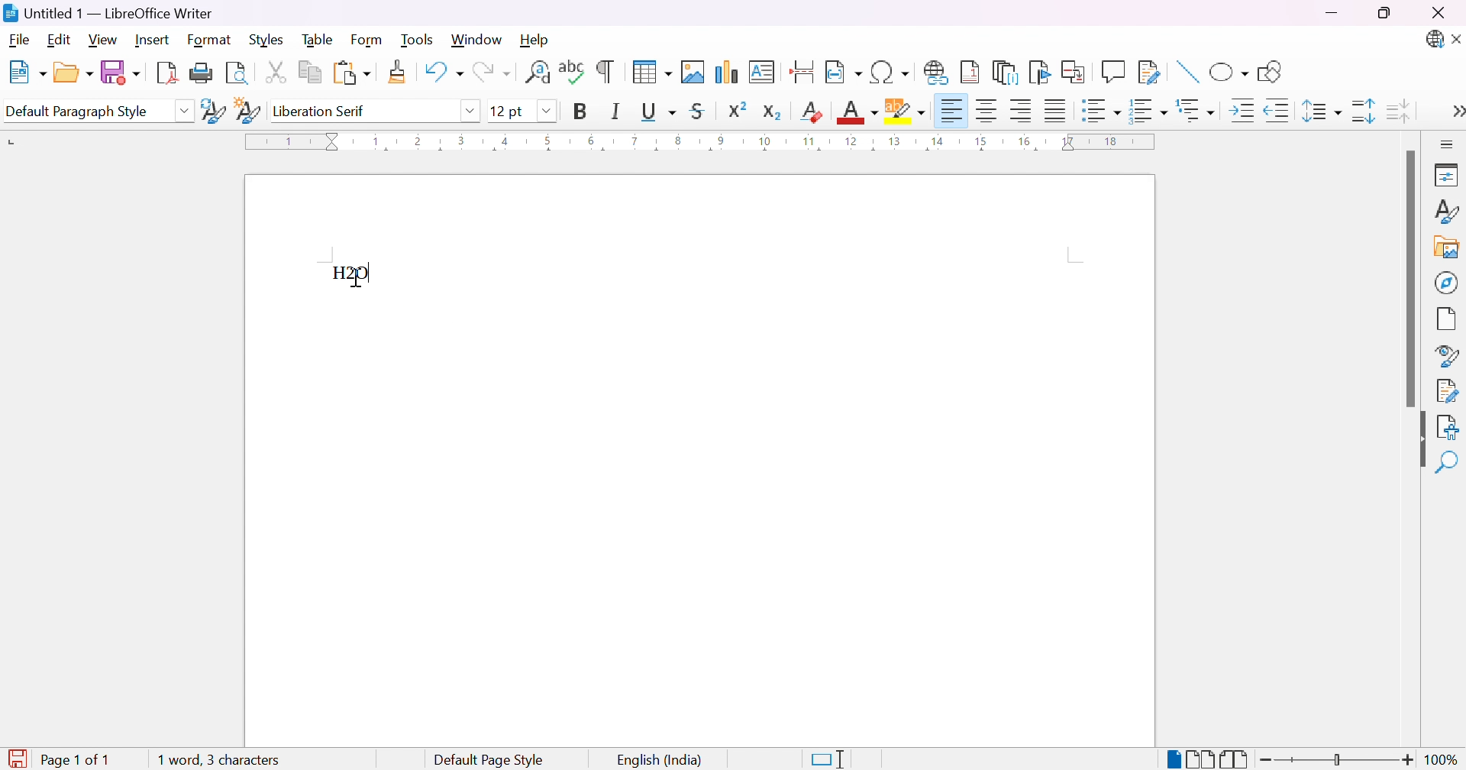  What do you see at coordinates (1278, 113) in the screenshot?
I see `Decrease indent` at bounding box center [1278, 113].